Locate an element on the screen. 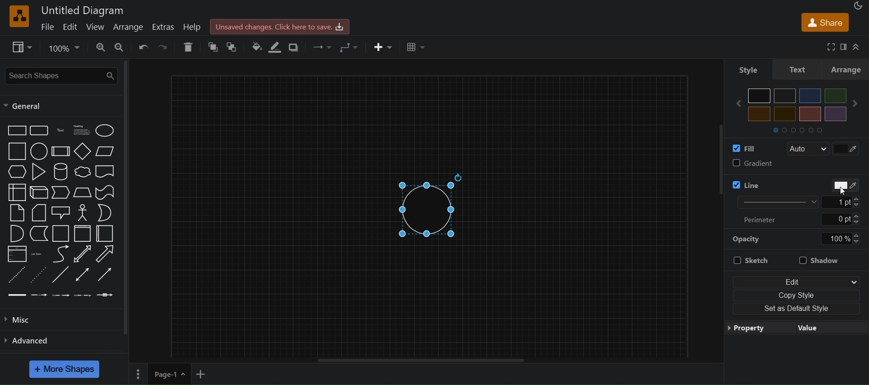 The image size is (869, 385). edit is located at coordinates (71, 27).